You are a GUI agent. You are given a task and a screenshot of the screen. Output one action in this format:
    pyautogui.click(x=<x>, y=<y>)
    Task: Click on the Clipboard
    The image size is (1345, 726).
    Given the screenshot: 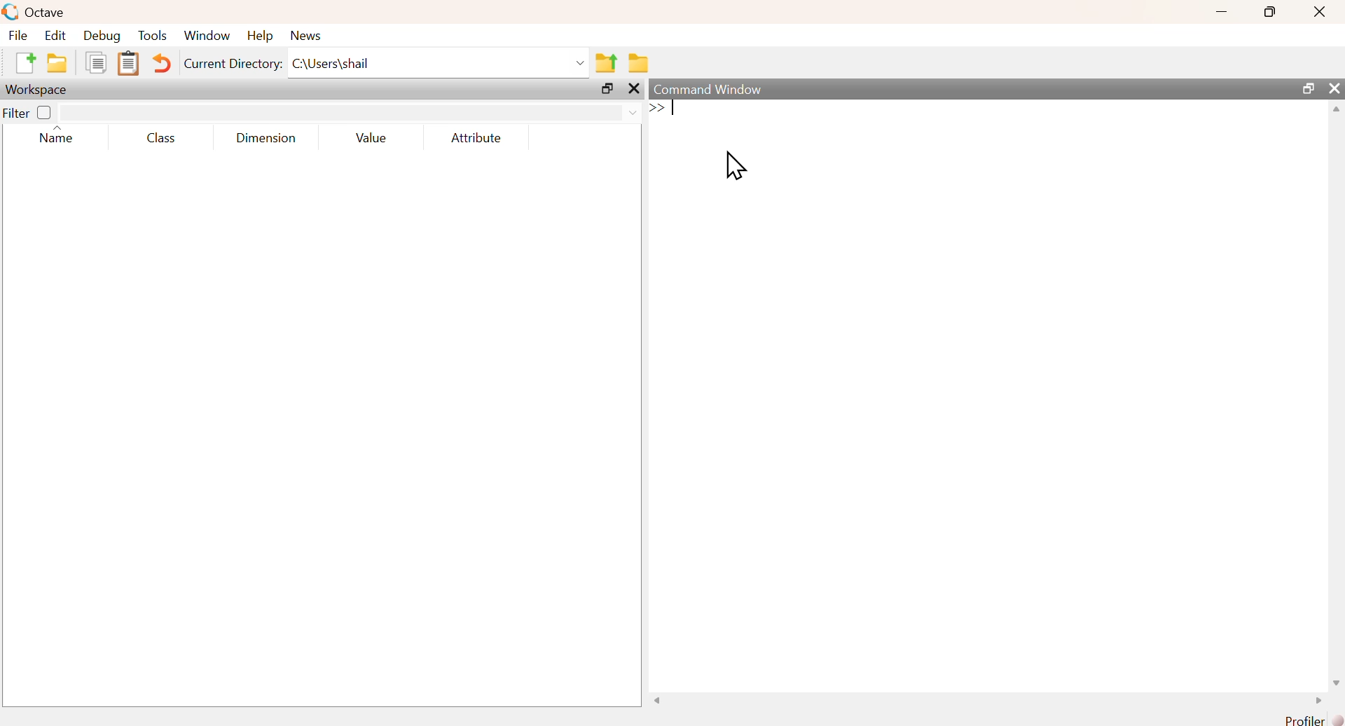 What is the action you would take?
    pyautogui.click(x=128, y=64)
    